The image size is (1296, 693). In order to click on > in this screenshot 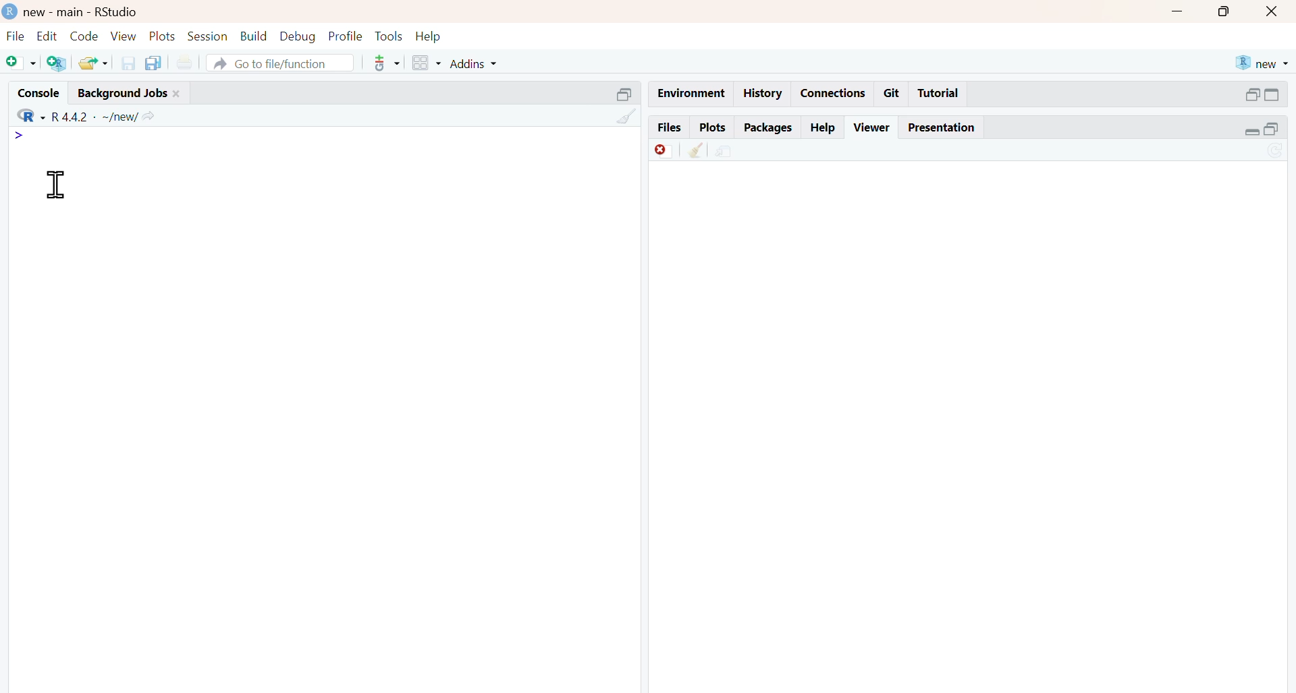, I will do `click(18, 135)`.